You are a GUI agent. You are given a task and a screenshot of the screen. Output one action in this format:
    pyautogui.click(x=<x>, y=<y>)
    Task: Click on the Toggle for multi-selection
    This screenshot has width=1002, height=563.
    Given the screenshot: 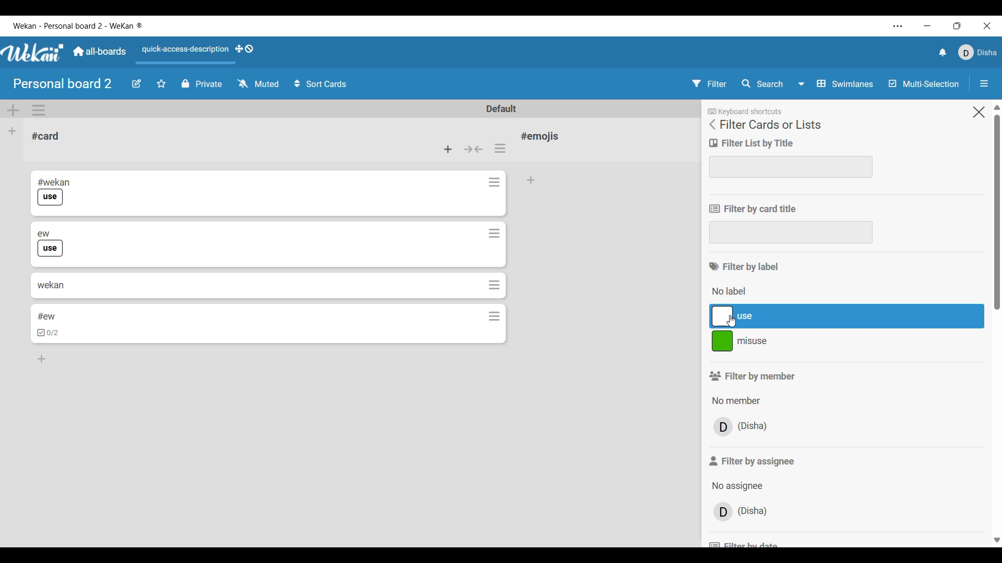 What is the action you would take?
    pyautogui.click(x=924, y=83)
    